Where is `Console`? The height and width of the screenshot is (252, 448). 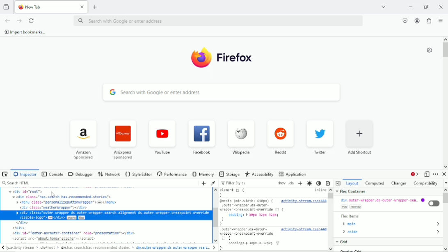 Console is located at coordinates (53, 174).